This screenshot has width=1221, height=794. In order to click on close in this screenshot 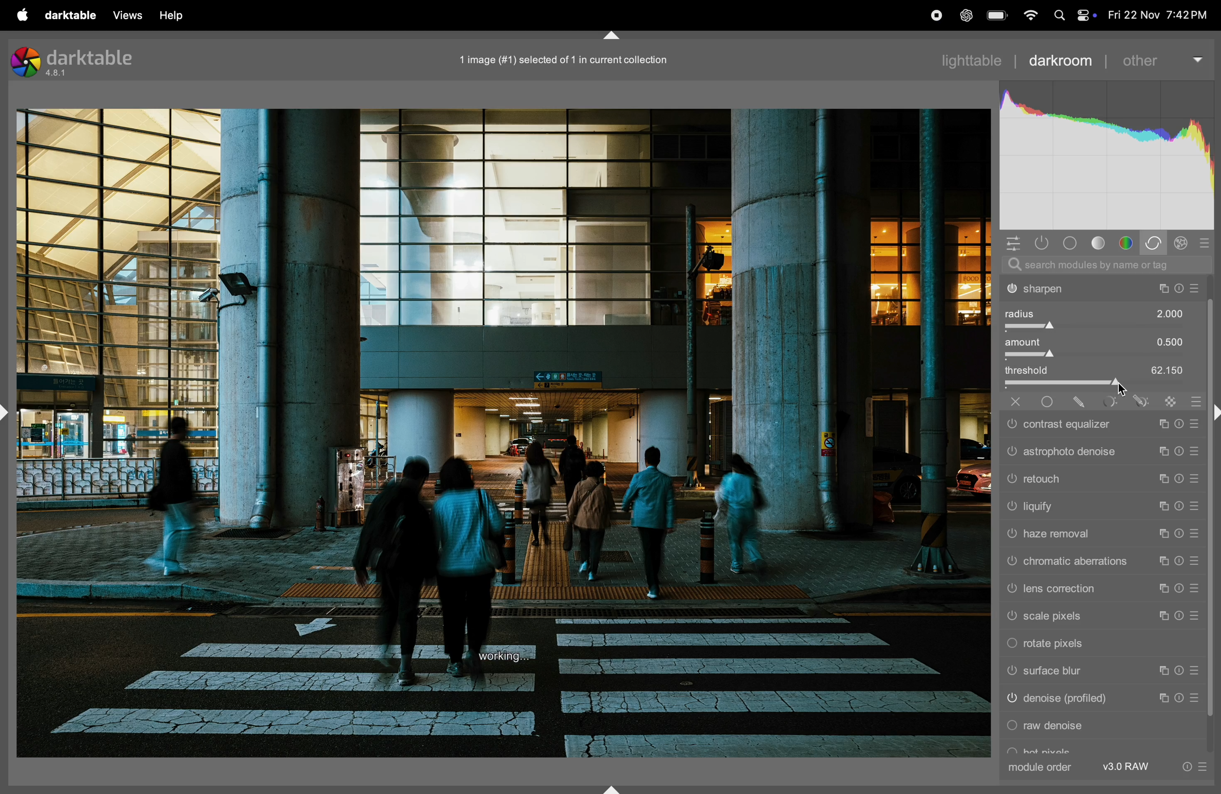, I will do `click(1011, 402)`.